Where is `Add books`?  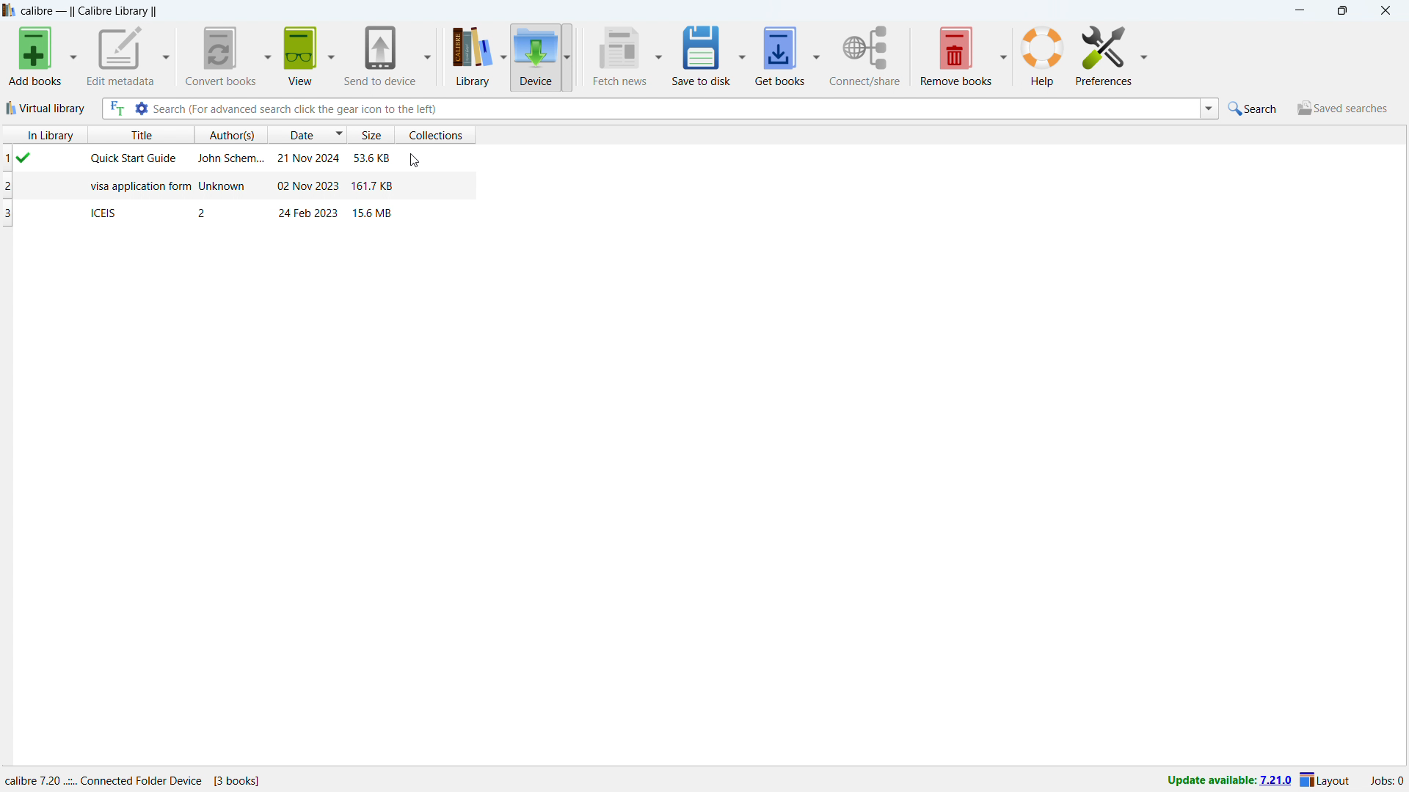
Add books is located at coordinates (34, 57).